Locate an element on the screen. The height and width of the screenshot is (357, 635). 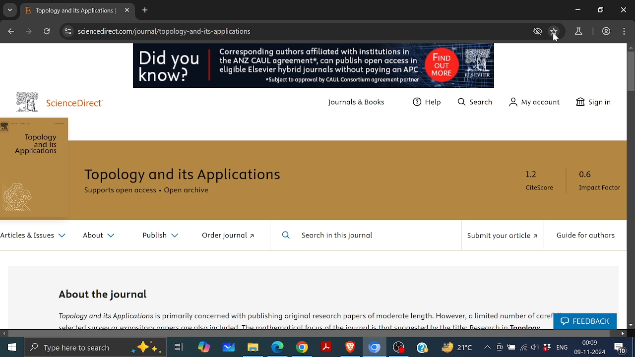
Labs is located at coordinates (579, 32).